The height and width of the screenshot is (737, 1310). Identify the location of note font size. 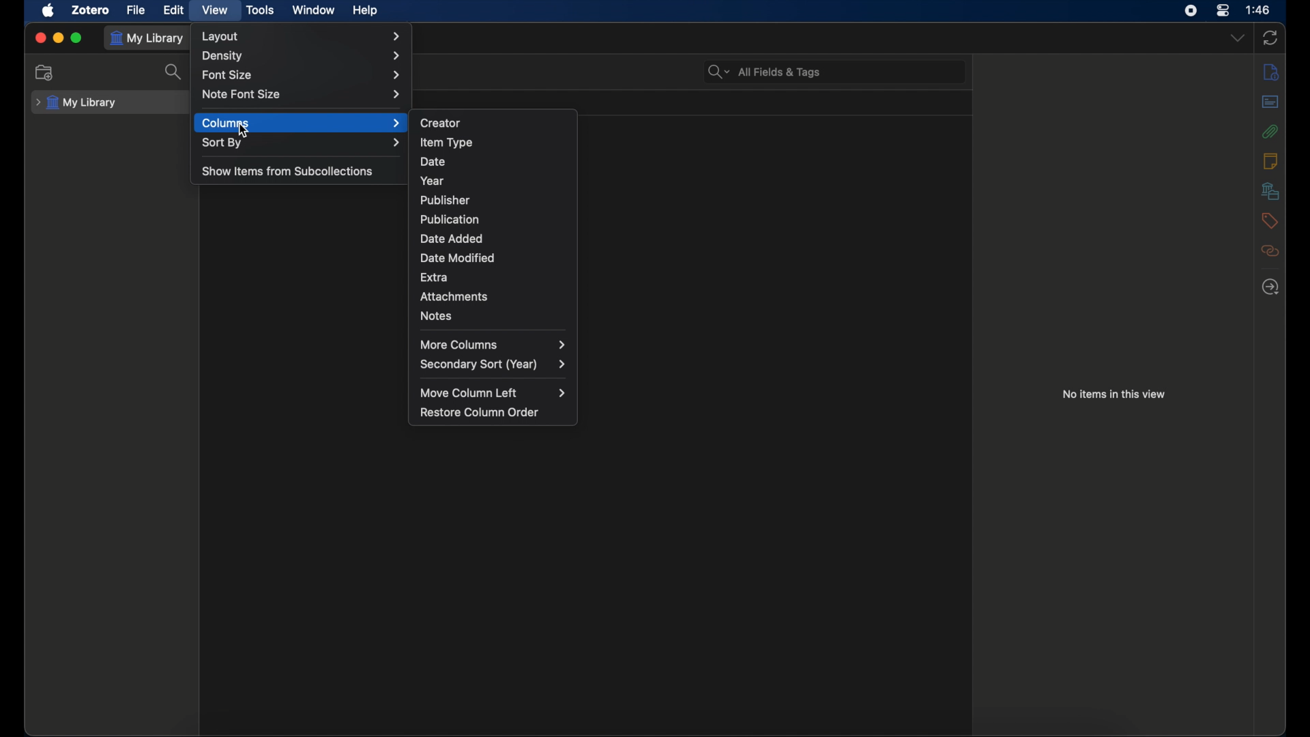
(302, 94).